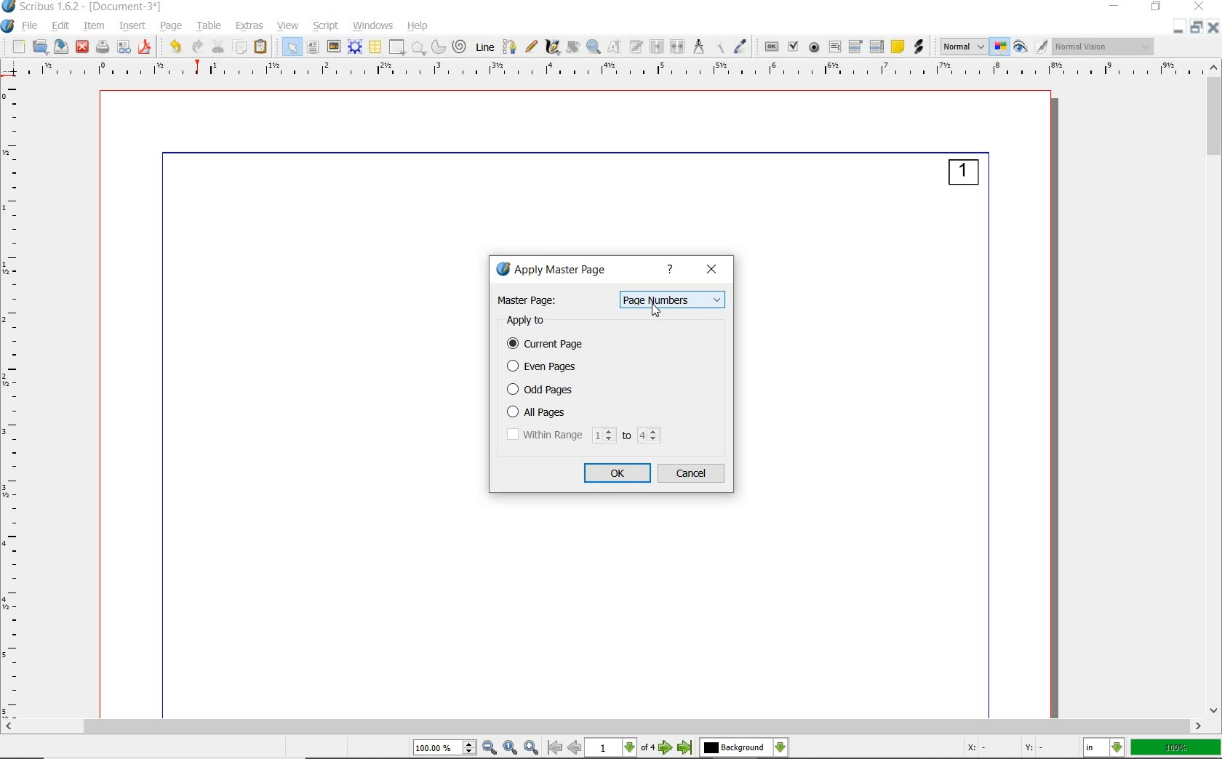 The height and width of the screenshot is (759, 1222). Describe the element at coordinates (620, 748) in the screenshot. I see `select current page` at that location.